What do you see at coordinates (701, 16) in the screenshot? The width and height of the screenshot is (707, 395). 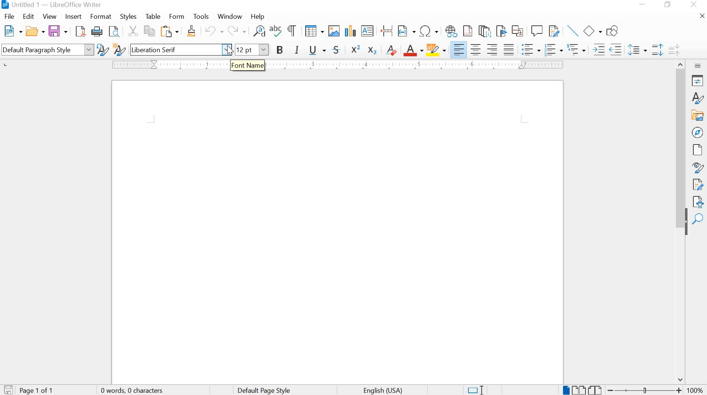 I see `CLOSE DOCUMENT` at bounding box center [701, 16].